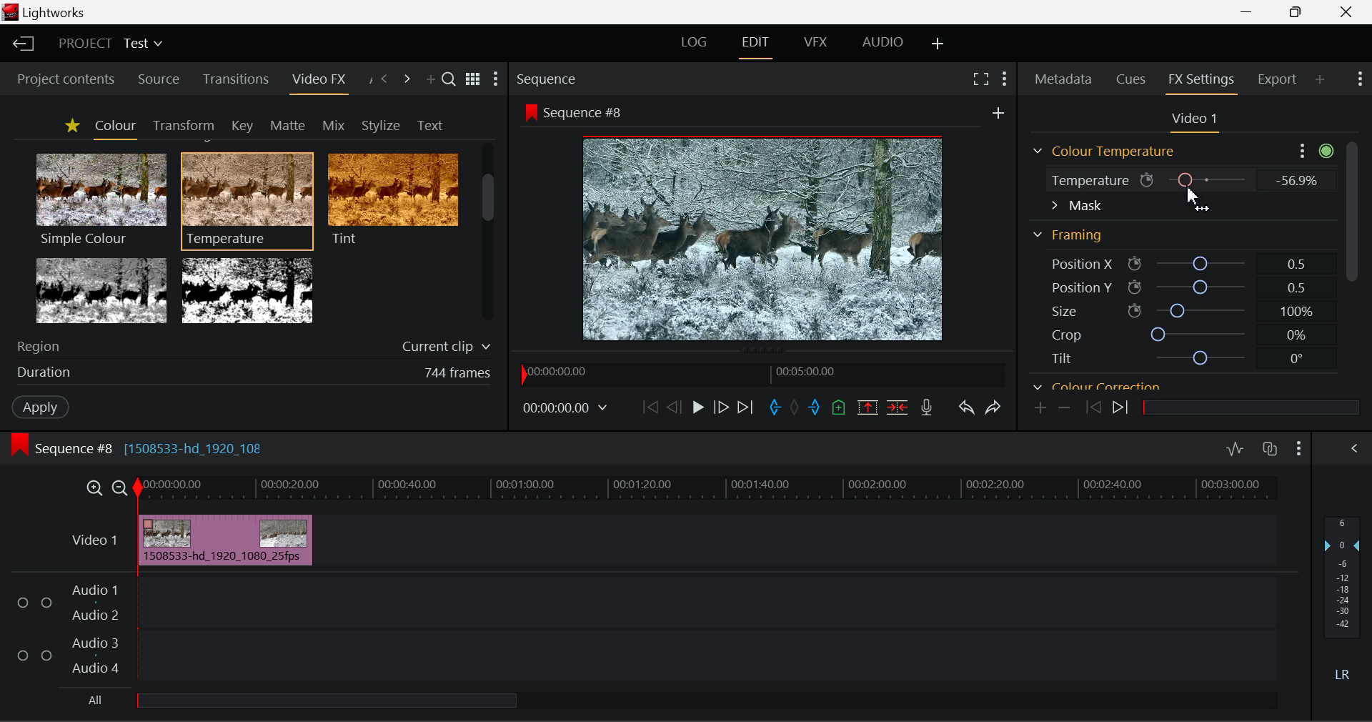  I want to click on Previous keyframe, so click(1089, 407).